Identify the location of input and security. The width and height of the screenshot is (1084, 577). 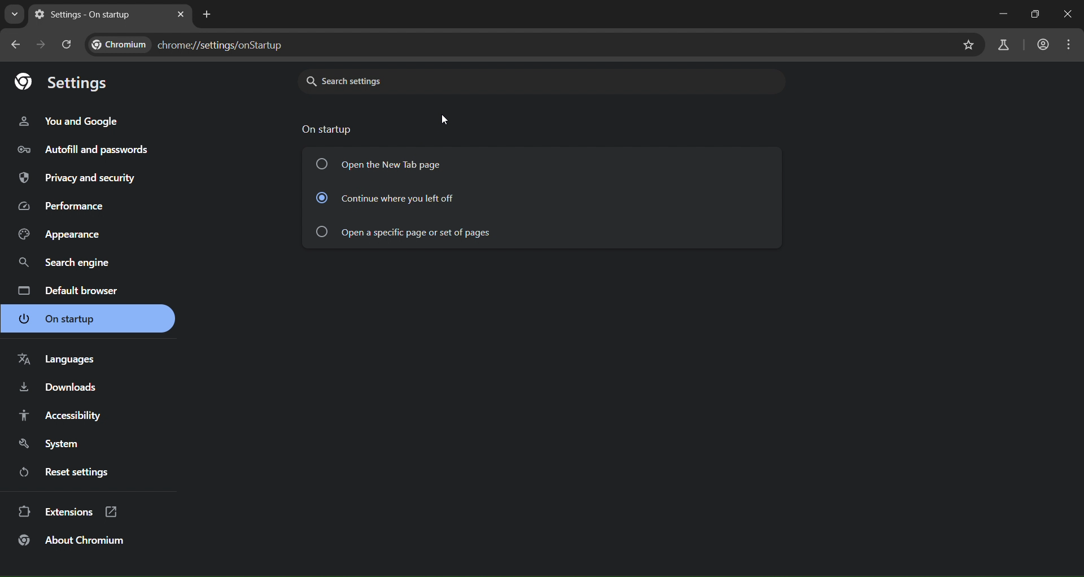
(75, 180).